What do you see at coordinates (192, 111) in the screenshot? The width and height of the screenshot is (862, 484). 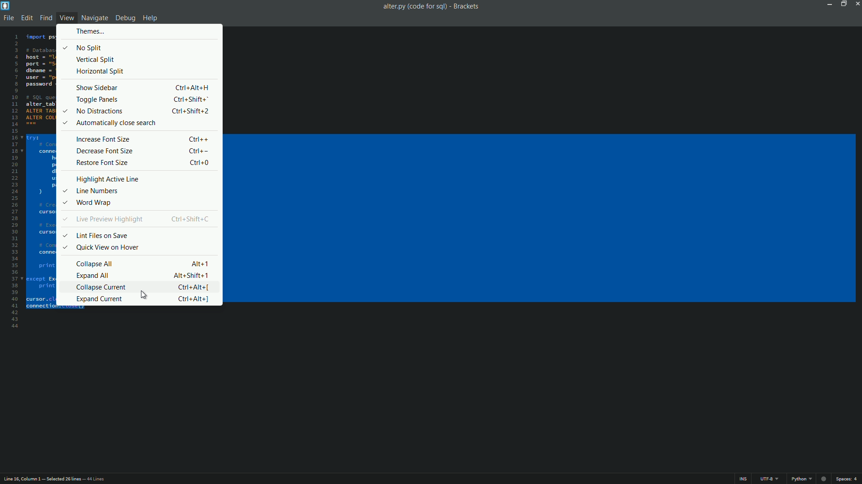 I see `keyboard shortcut` at bounding box center [192, 111].